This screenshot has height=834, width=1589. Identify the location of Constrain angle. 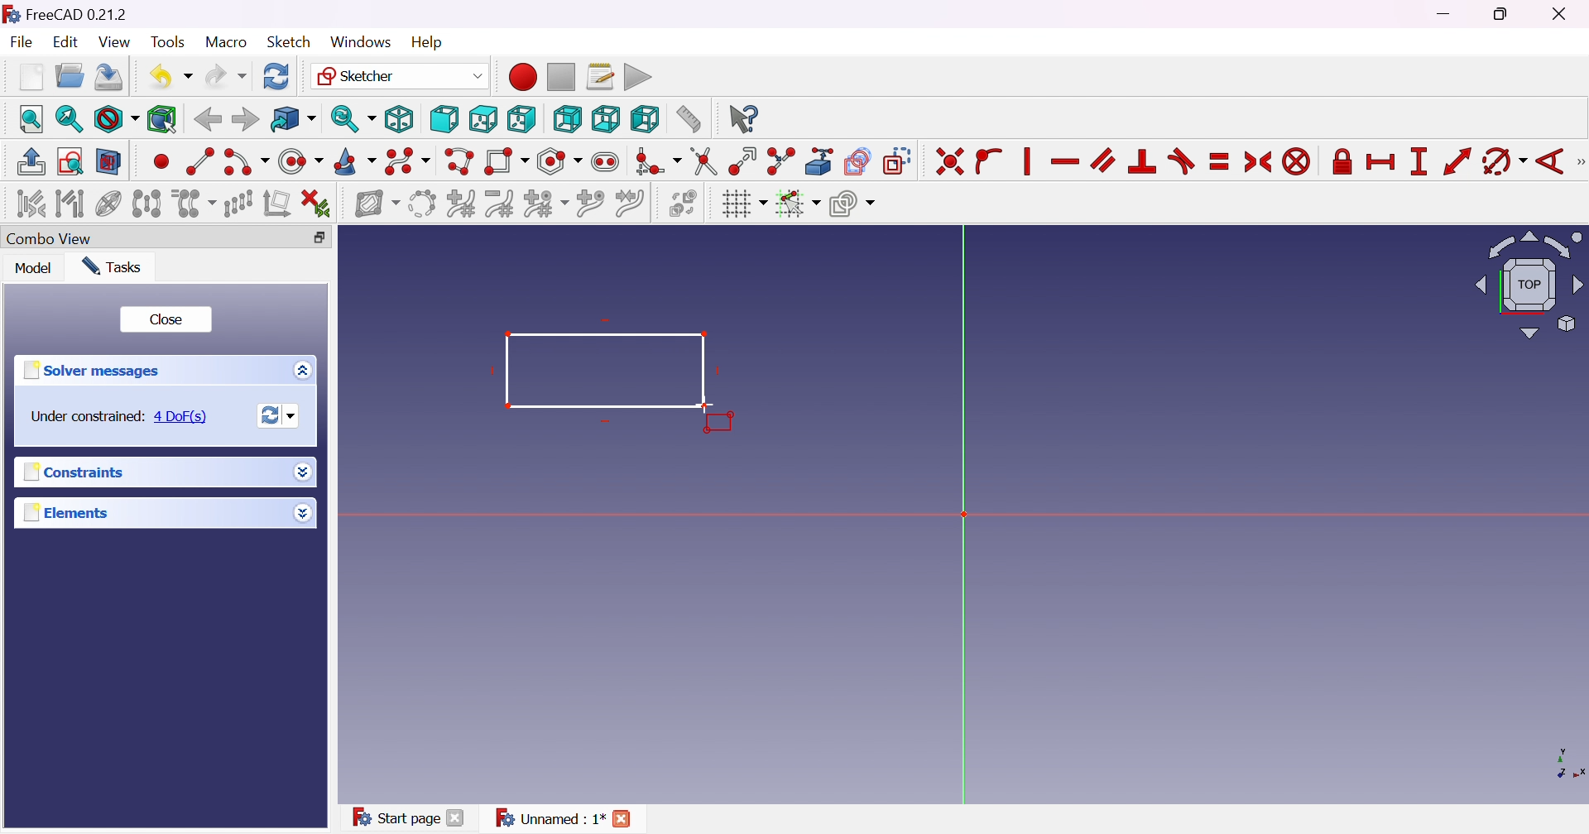
(1548, 163).